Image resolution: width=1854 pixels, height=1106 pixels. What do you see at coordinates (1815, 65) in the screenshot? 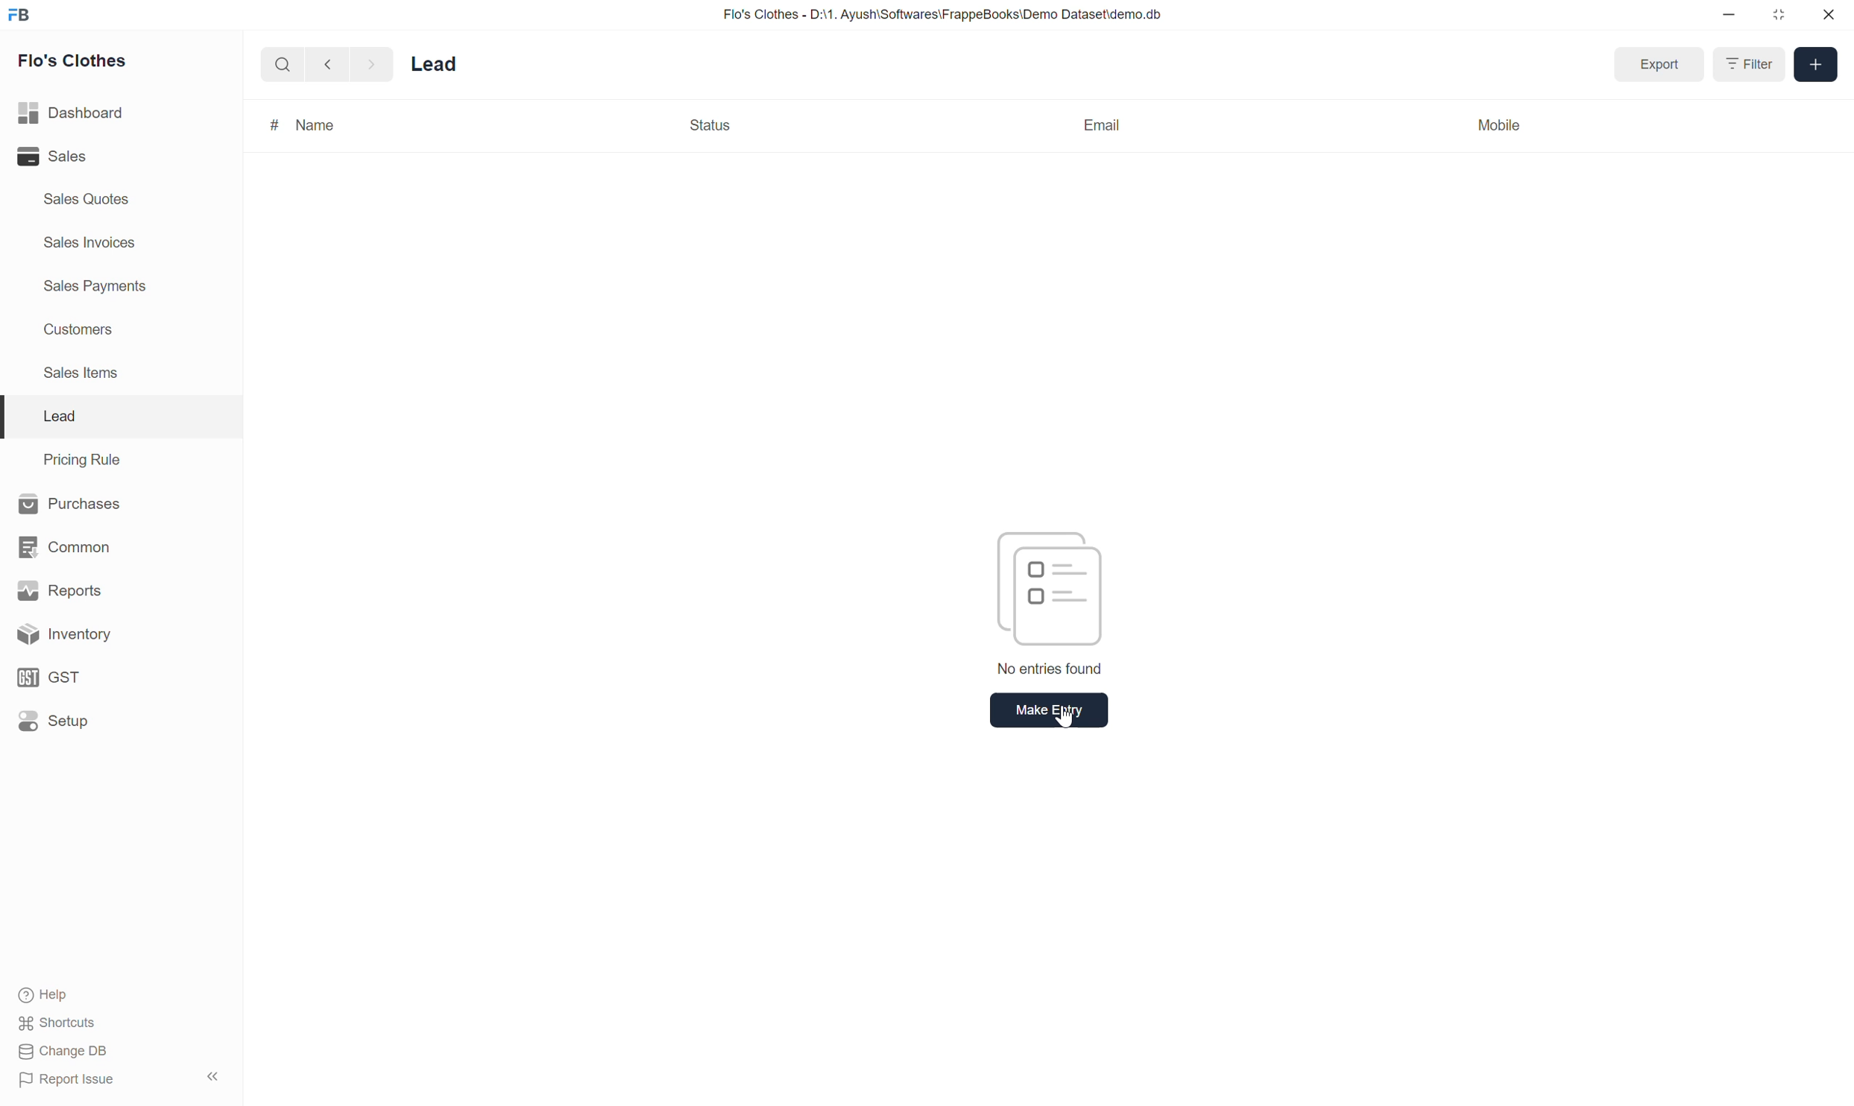
I see `add` at bounding box center [1815, 65].